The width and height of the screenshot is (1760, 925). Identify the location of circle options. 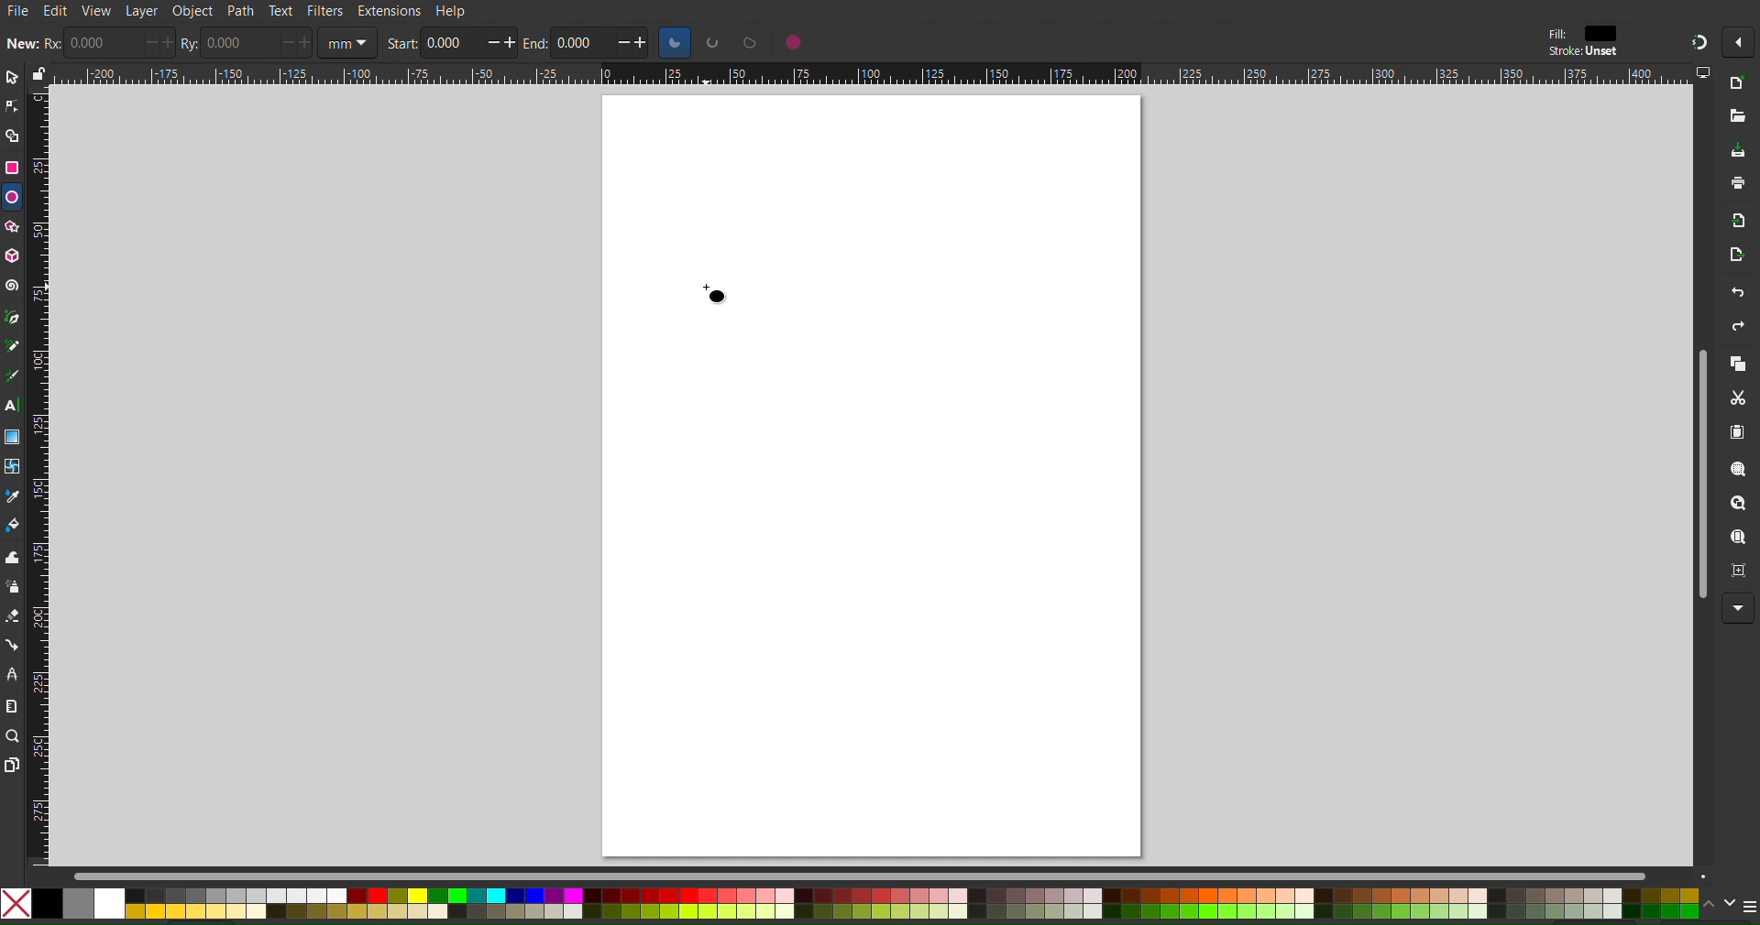
(675, 43).